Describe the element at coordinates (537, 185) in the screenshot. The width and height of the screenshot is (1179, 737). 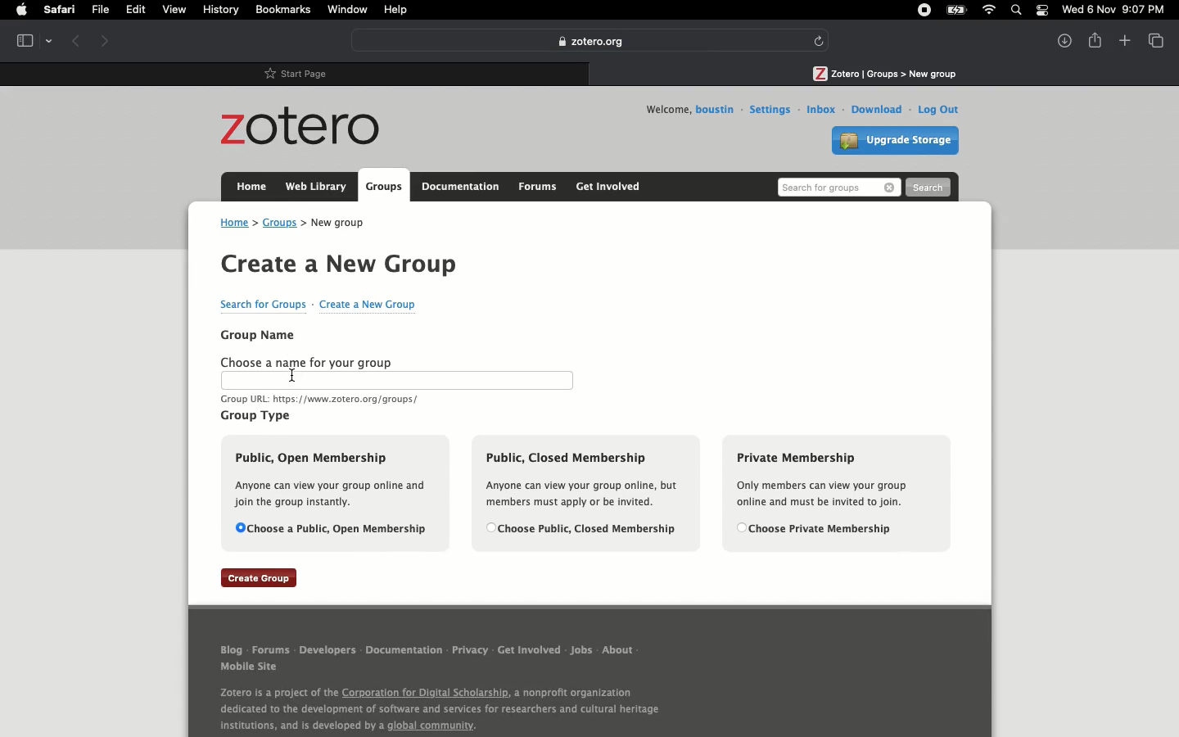
I see `Forums` at that location.